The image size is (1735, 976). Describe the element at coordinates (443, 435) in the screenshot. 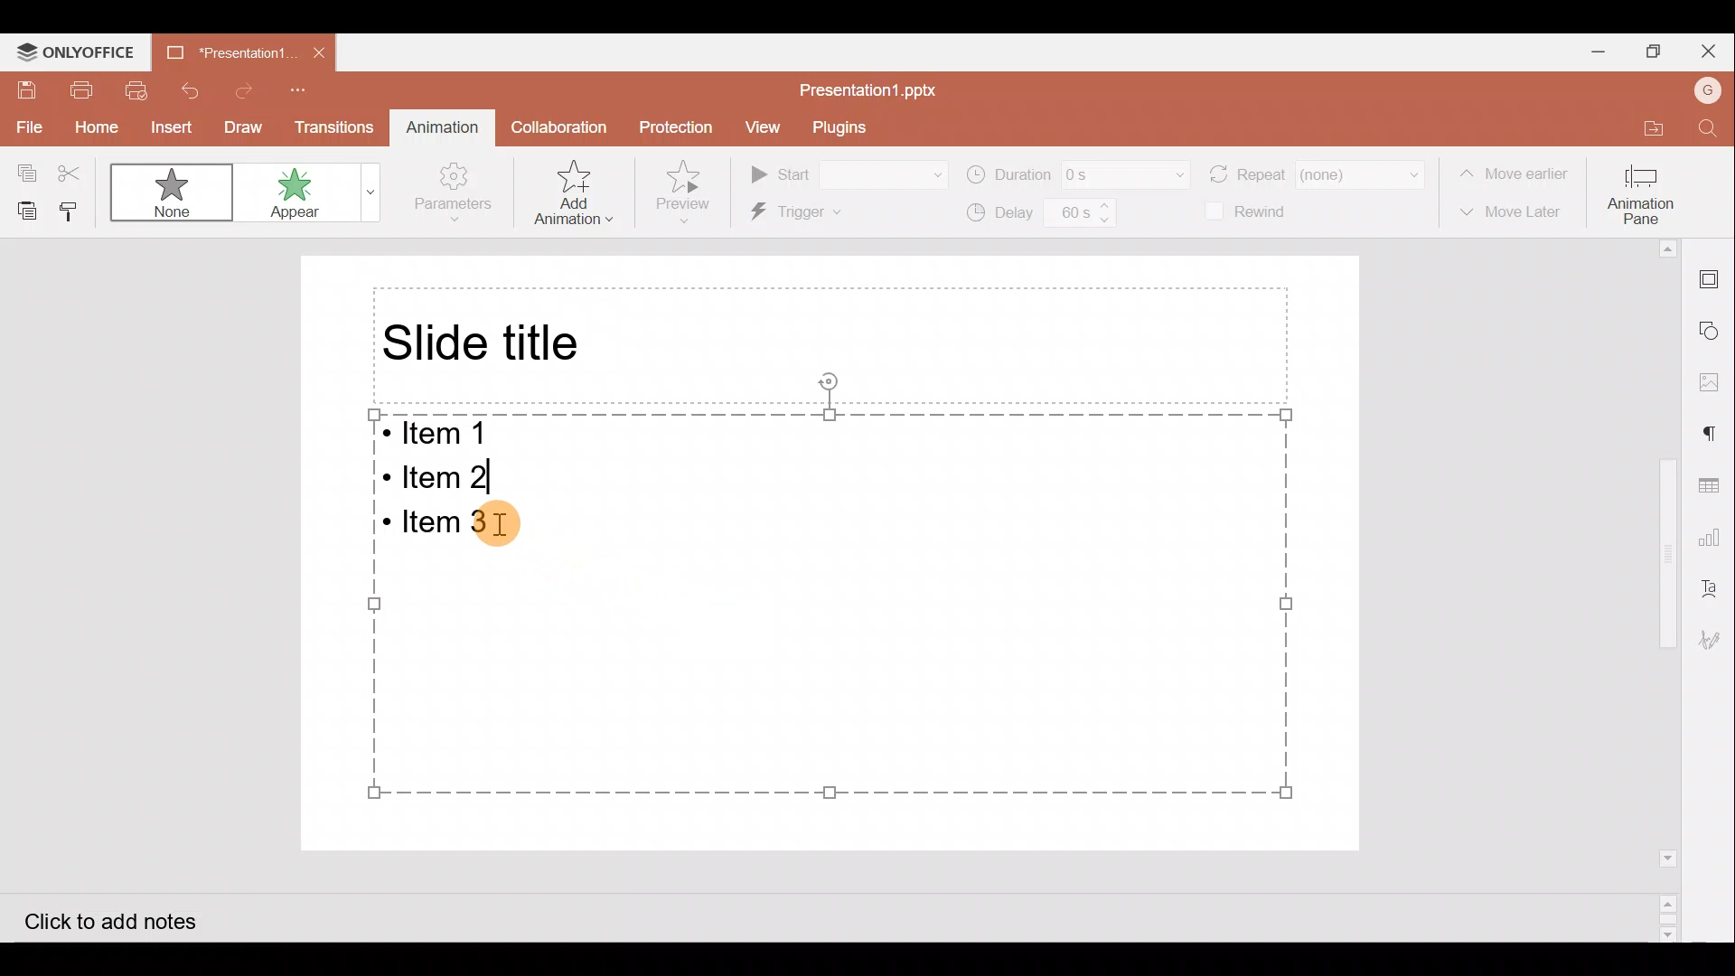

I see `Bulleted Item 1 on the presentation slide` at that location.